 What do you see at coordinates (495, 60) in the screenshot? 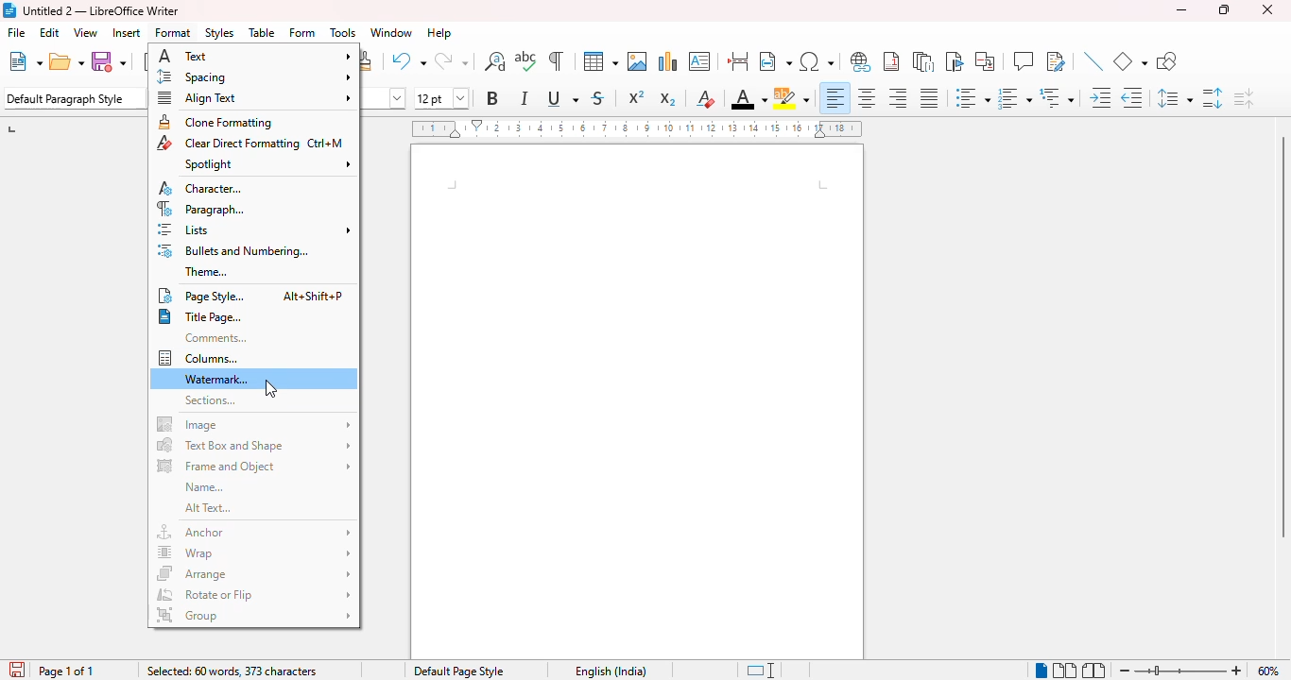
I see `find and replace` at bounding box center [495, 60].